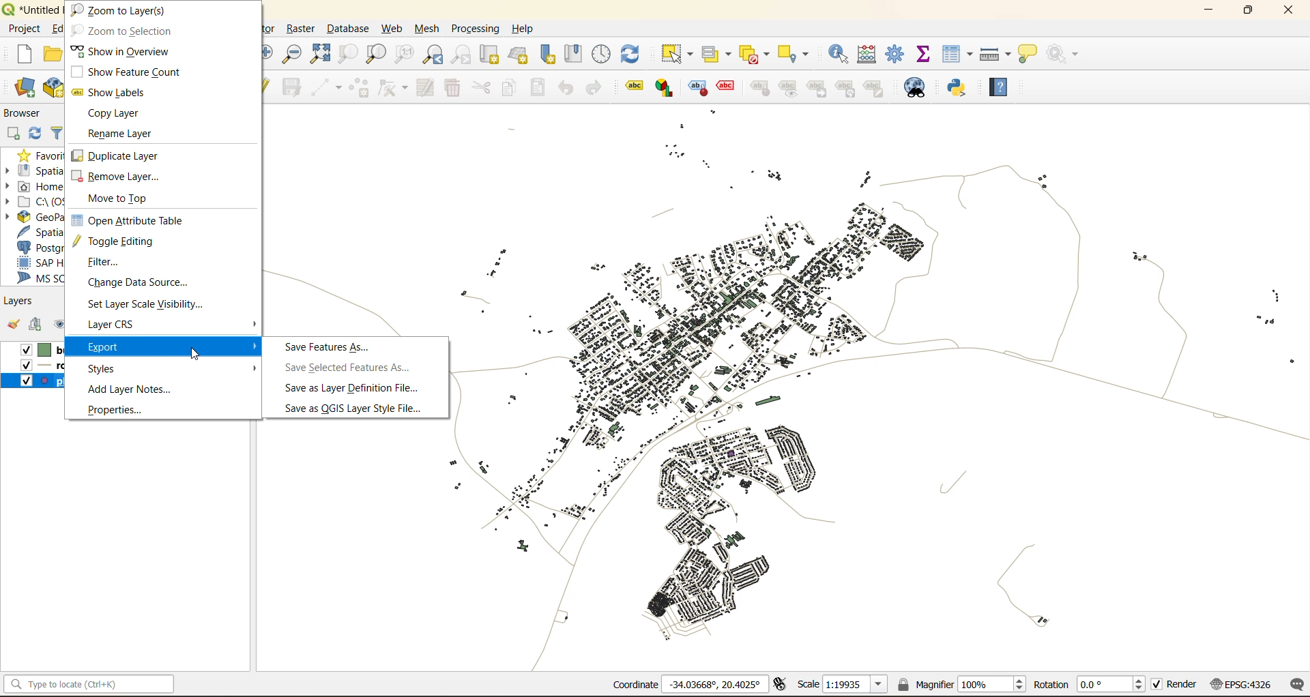 This screenshot has height=697, width=1310. Describe the element at coordinates (527, 29) in the screenshot. I see `help` at that location.